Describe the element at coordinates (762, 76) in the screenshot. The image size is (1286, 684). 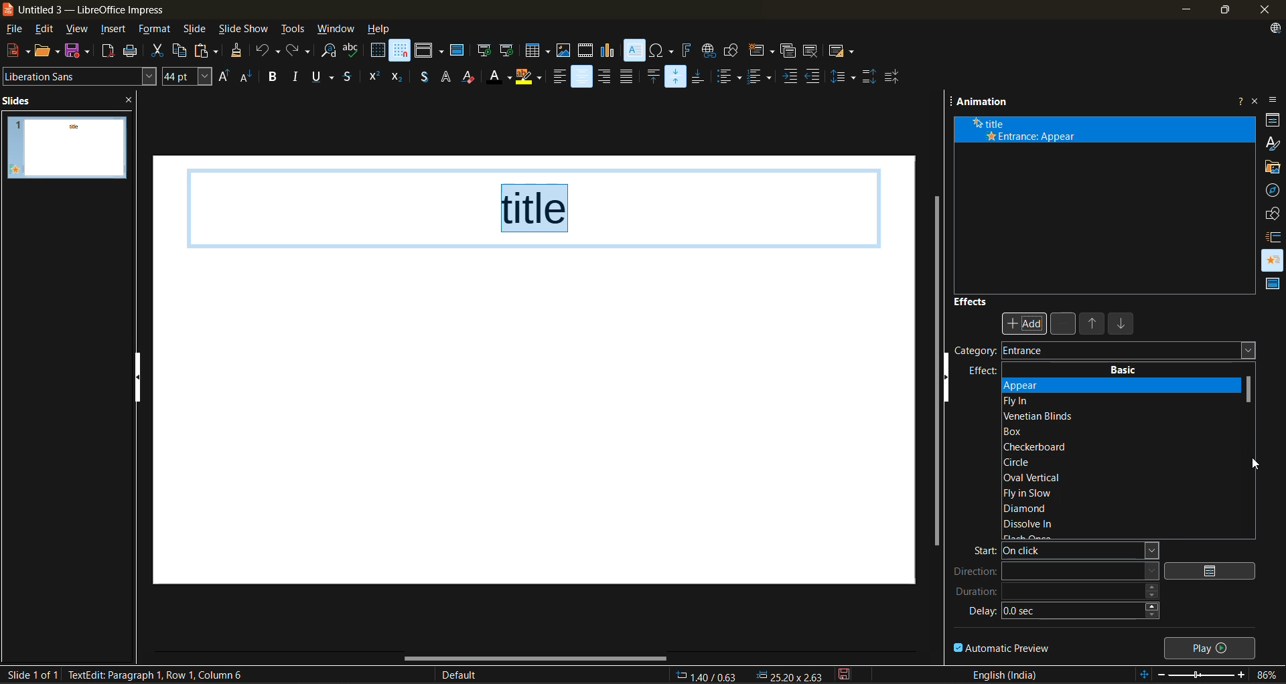
I see `toggle ordered list` at that location.